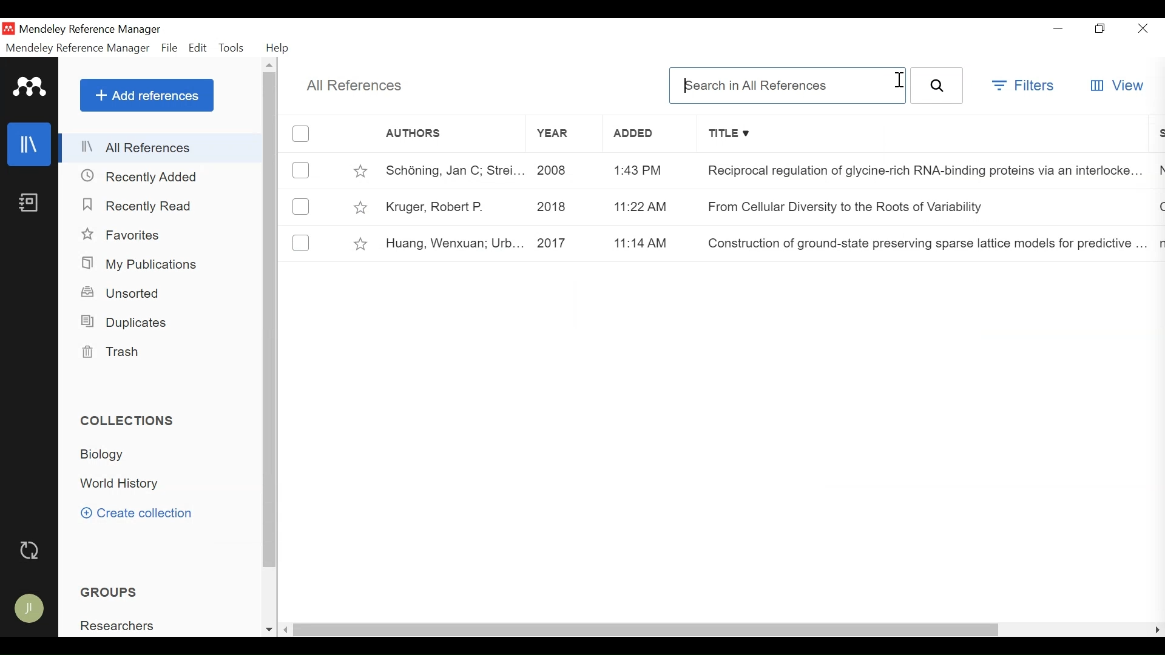 This screenshot has width=1165, height=655. What do you see at coordinates (29, 550) in the screenshot?
I see `Sync` at bounding box center [29, 550].